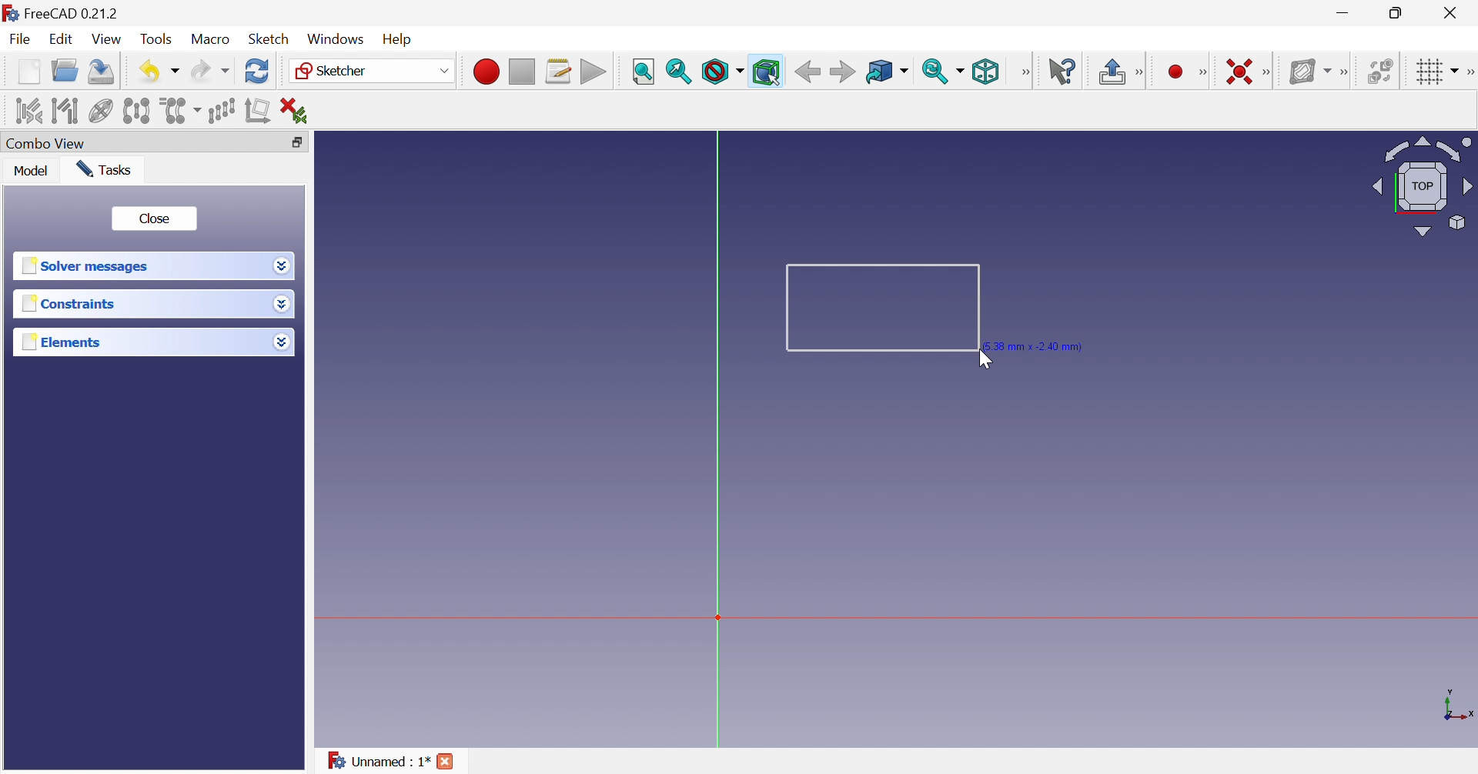 This screenshot has width=1478, height=774. What do you see at coordinates (1112, 72) in the screenshot?
I see `Leave sketch` at bounding box center [1112, 72].